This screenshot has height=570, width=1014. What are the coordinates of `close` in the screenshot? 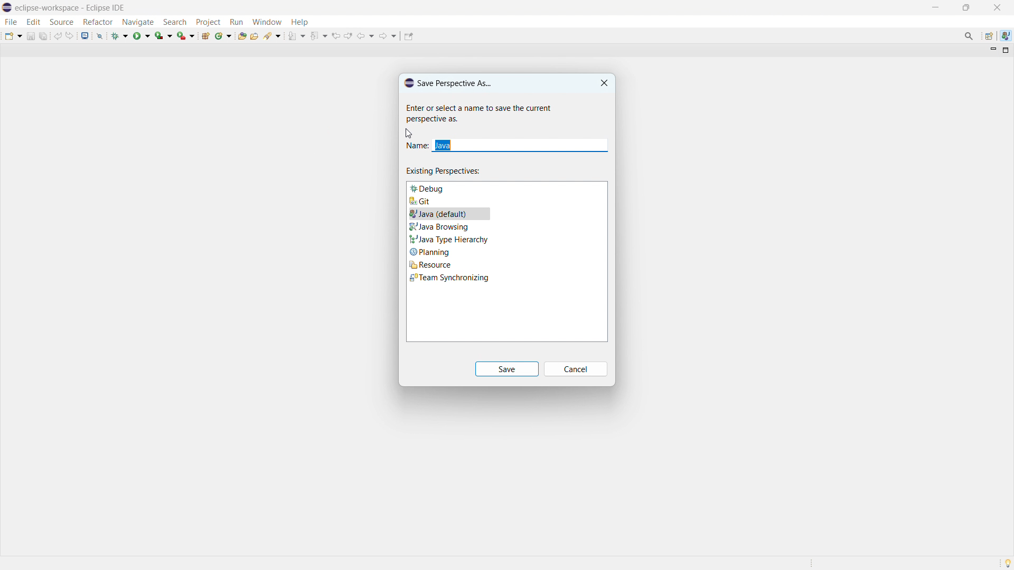 It's located at (997, 8).